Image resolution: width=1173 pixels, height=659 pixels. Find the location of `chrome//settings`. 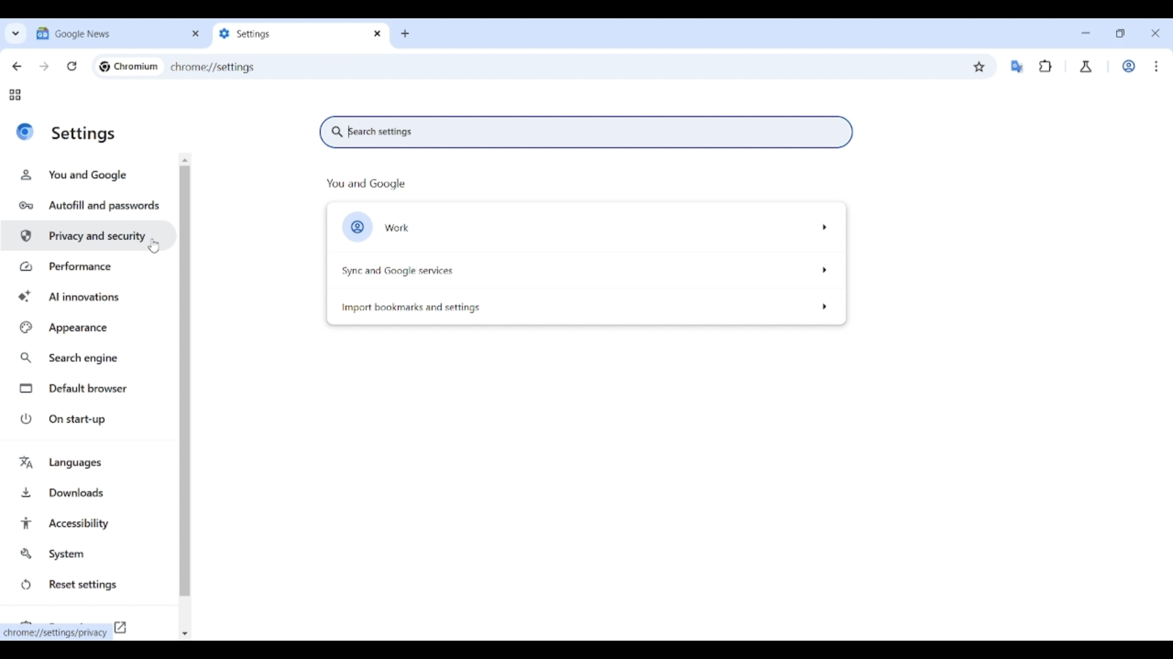

chrome//settings is located at coordinates (213, 67).